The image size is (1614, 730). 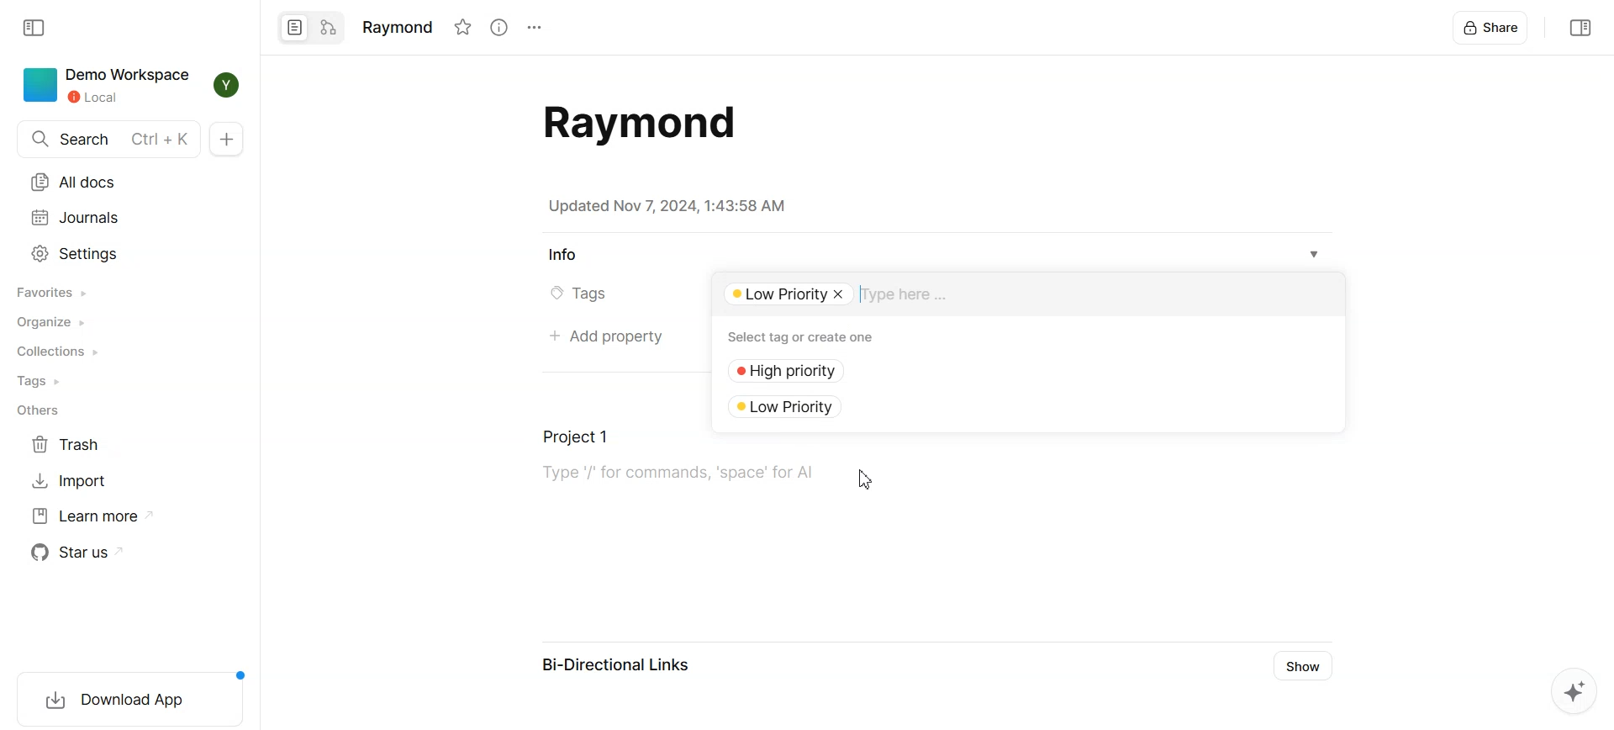 What do you see at coordinates (551, 294) in the screenshot?
I see `Tag icon` at bounding box center [551, 294].